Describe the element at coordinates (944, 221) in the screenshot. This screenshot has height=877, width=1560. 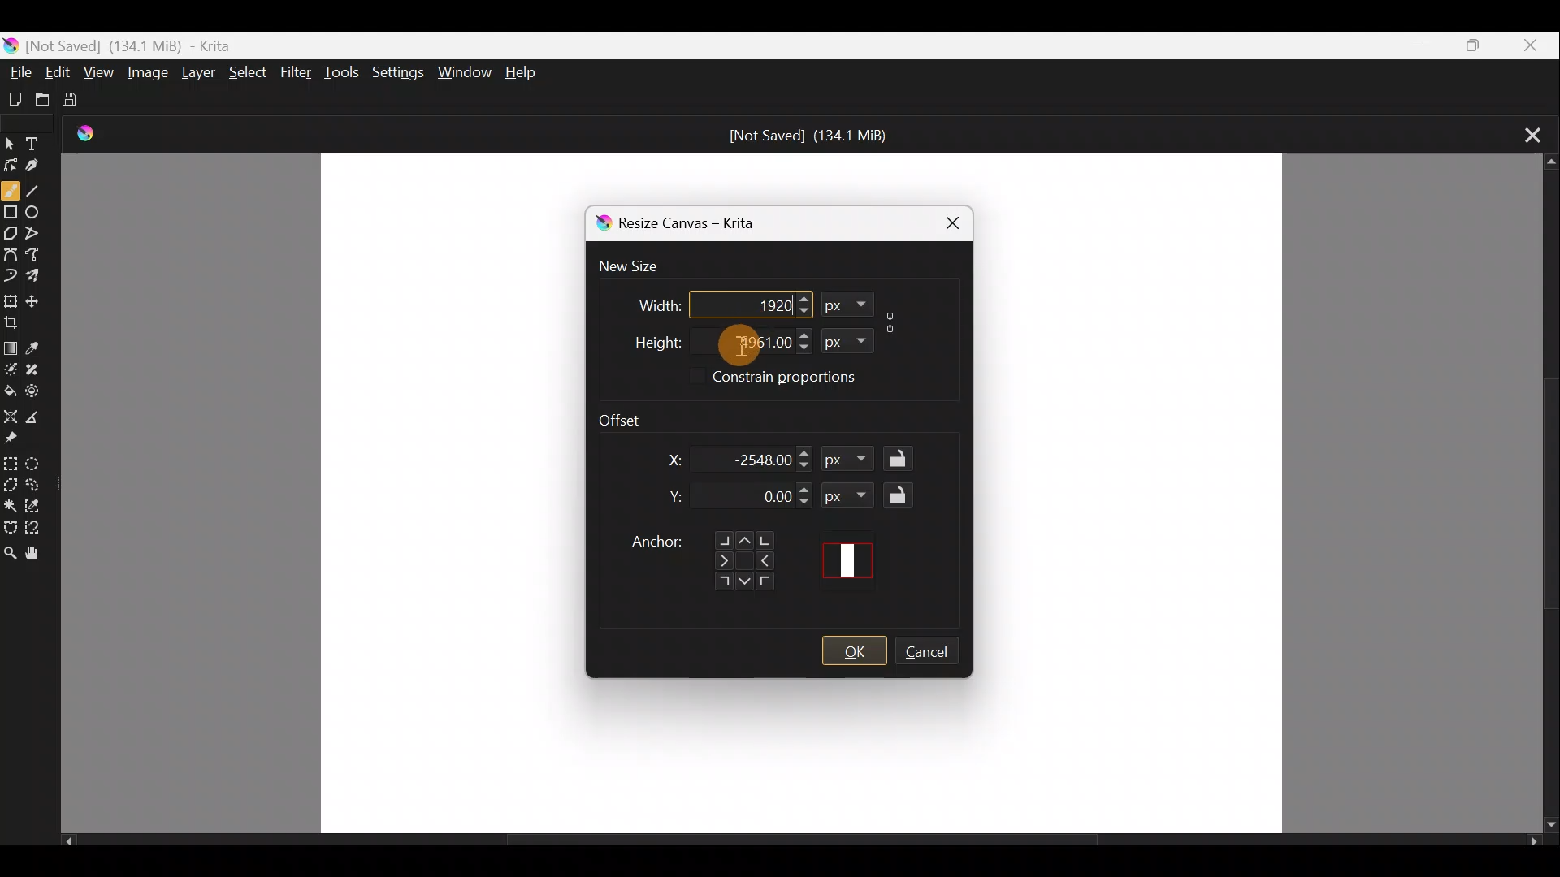
I see `Close` at that location.